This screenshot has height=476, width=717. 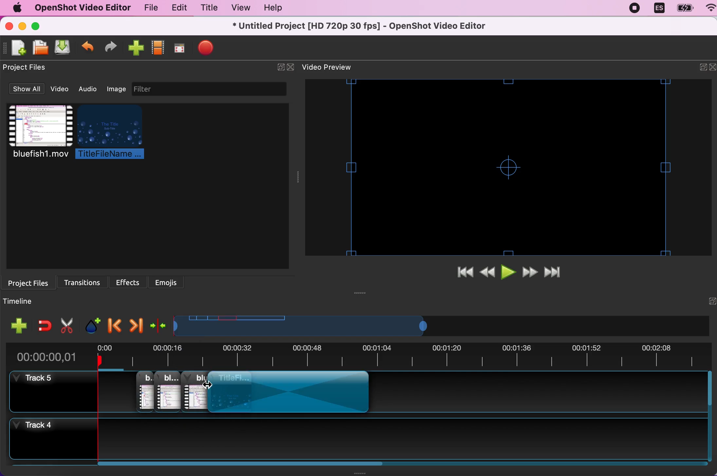 I want to click on titlefilename, so click(x=115, y=133).